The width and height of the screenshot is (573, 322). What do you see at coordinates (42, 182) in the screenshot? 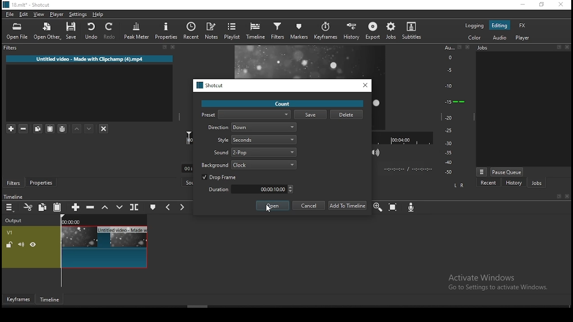
I see `` at bounding box center [42, 182].